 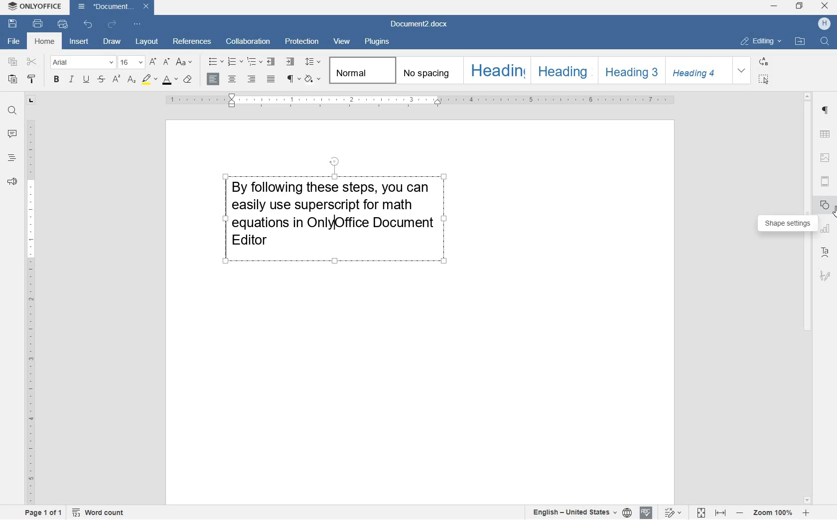 I want to click on decrement font size, so click(x=165, y=63).